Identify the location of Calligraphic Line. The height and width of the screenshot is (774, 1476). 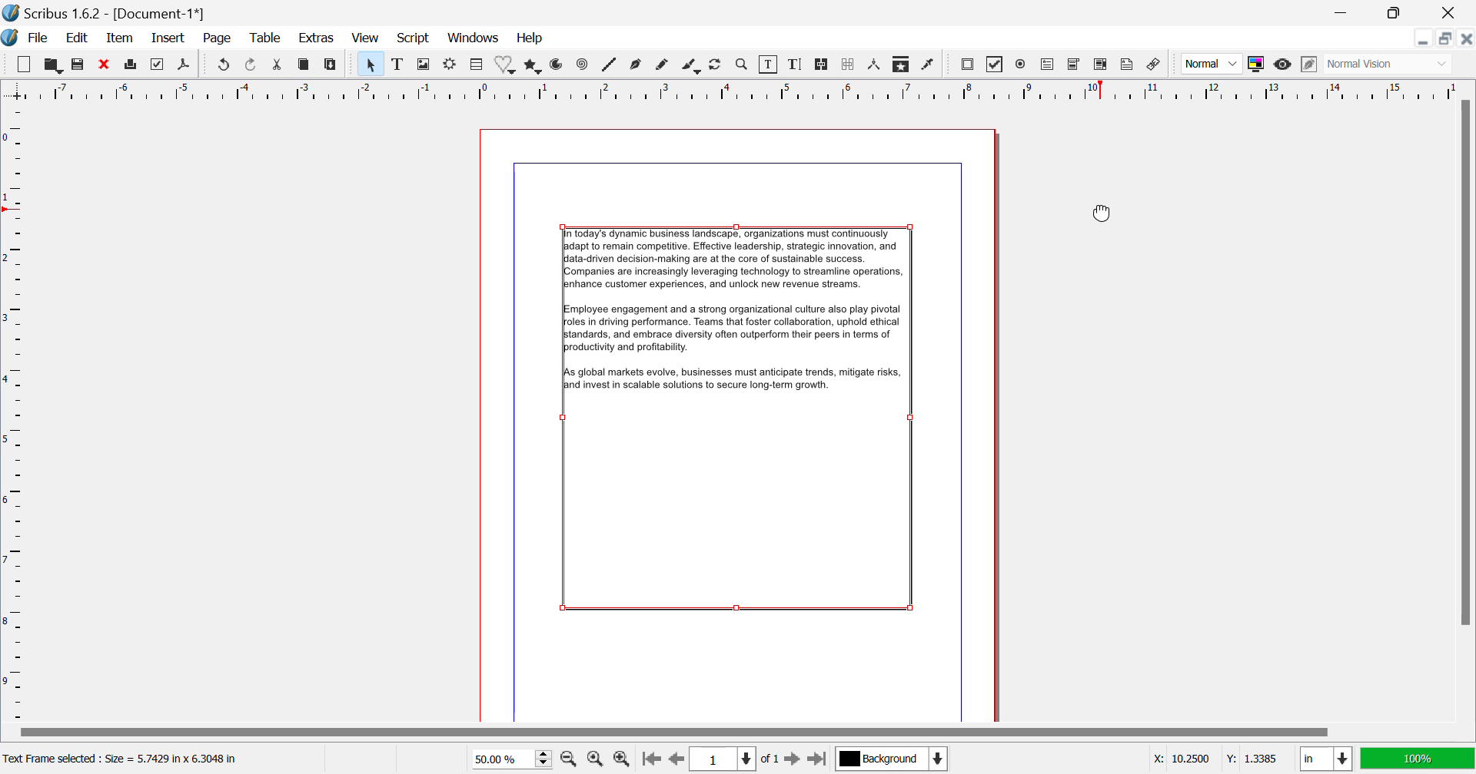
(693, 64).